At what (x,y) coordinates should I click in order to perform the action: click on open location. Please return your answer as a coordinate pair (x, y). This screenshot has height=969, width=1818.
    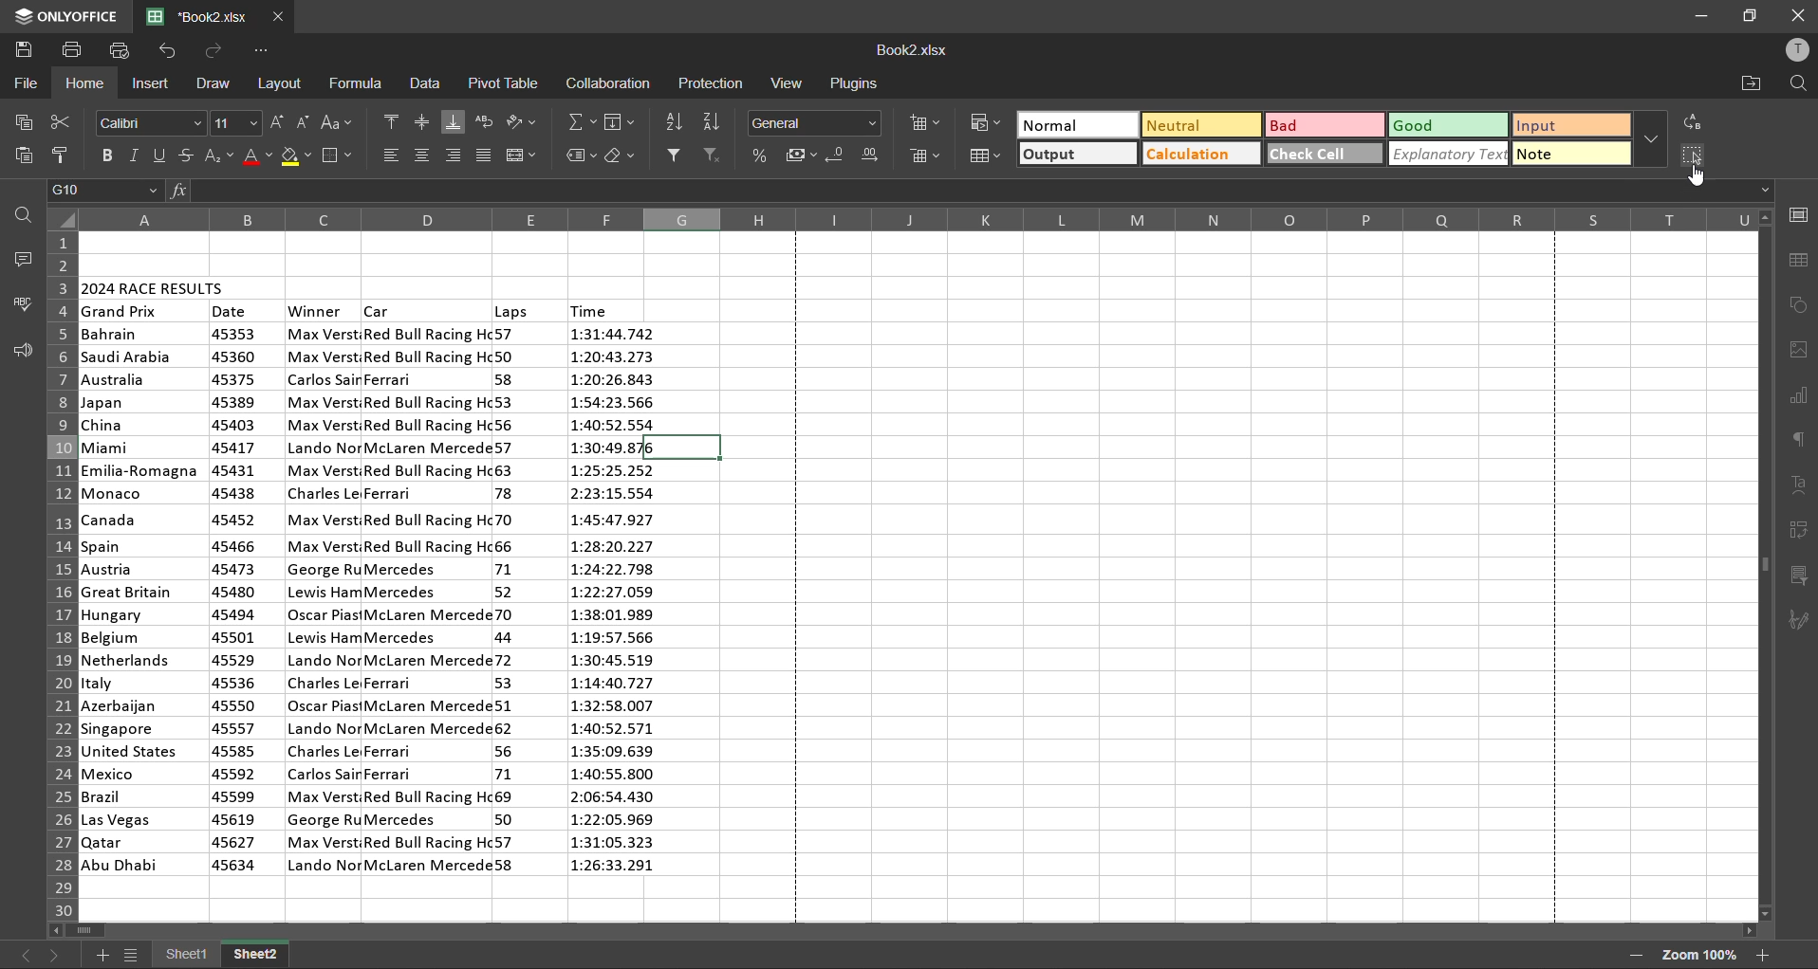
    Looking at the image, I should click on (1746, 83).